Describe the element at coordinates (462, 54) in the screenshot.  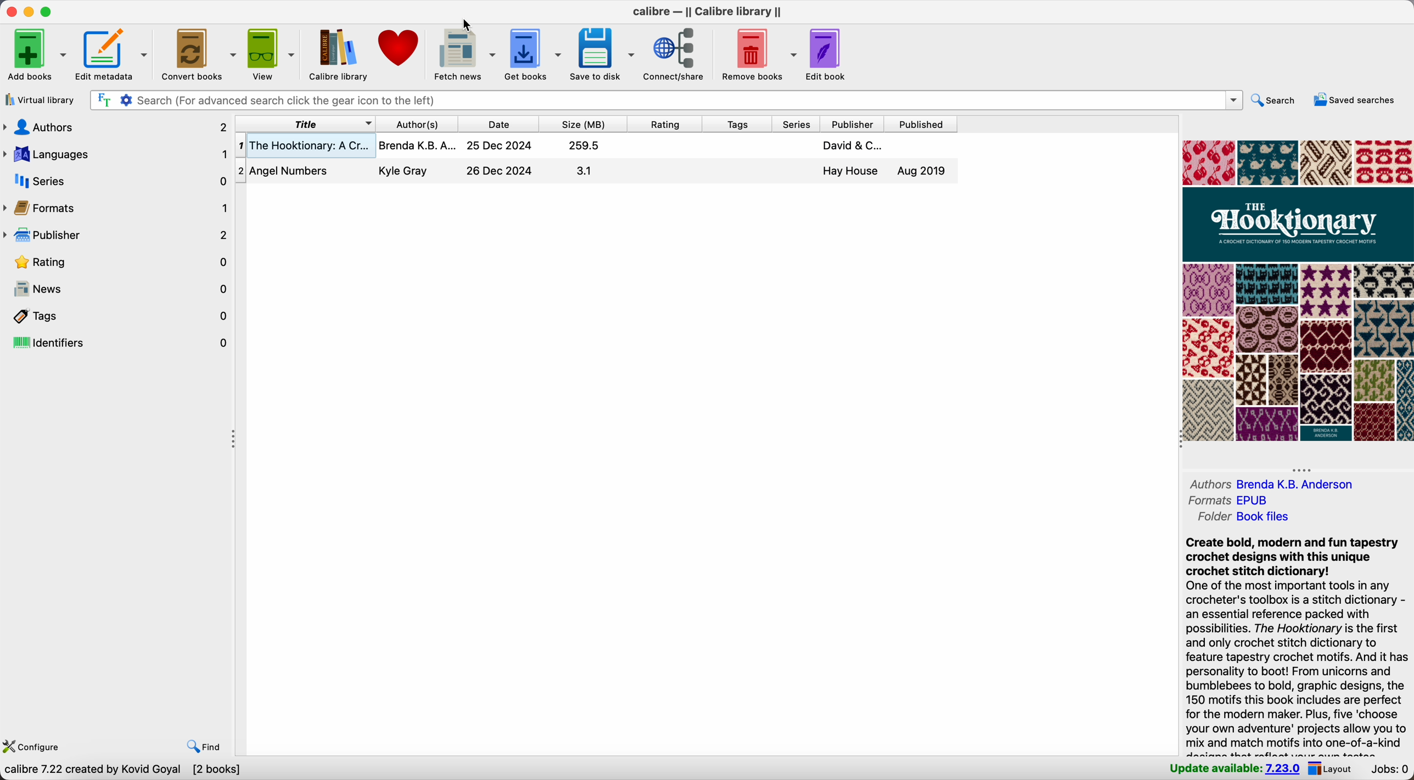
I see `fetch news` at that location.